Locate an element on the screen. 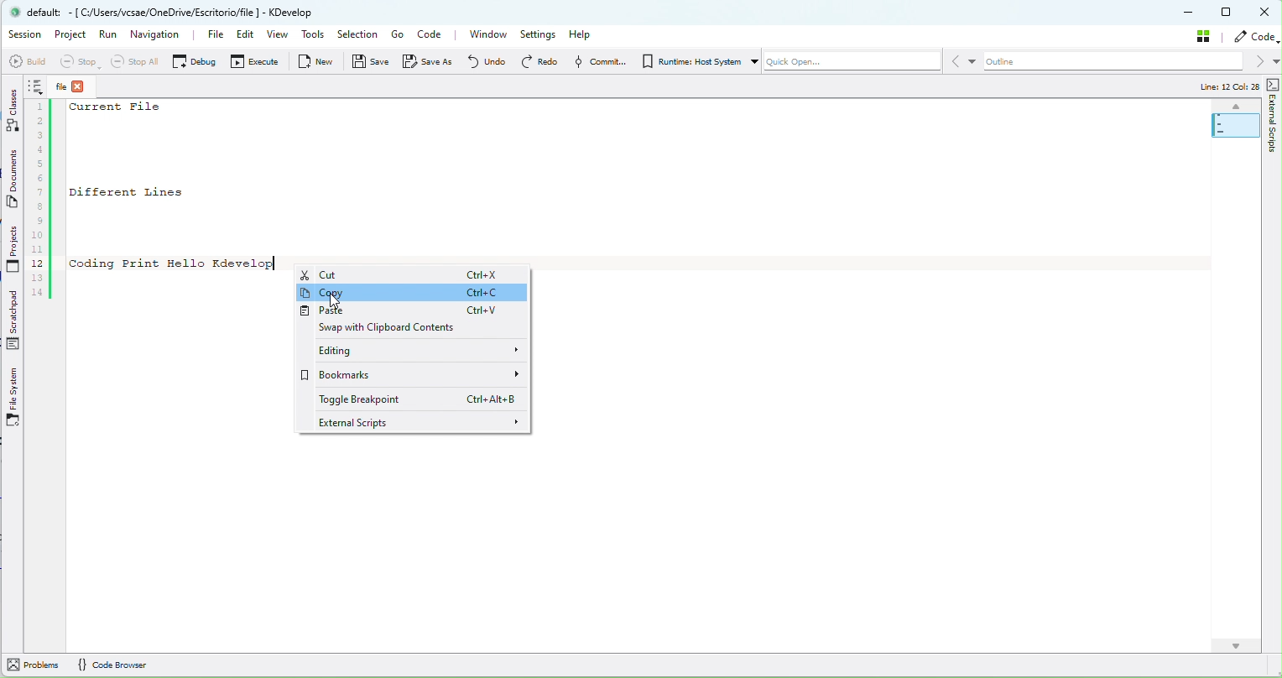 The height and width of the screenshot is (678, 1282). Help is located at coordinates (586, 34).